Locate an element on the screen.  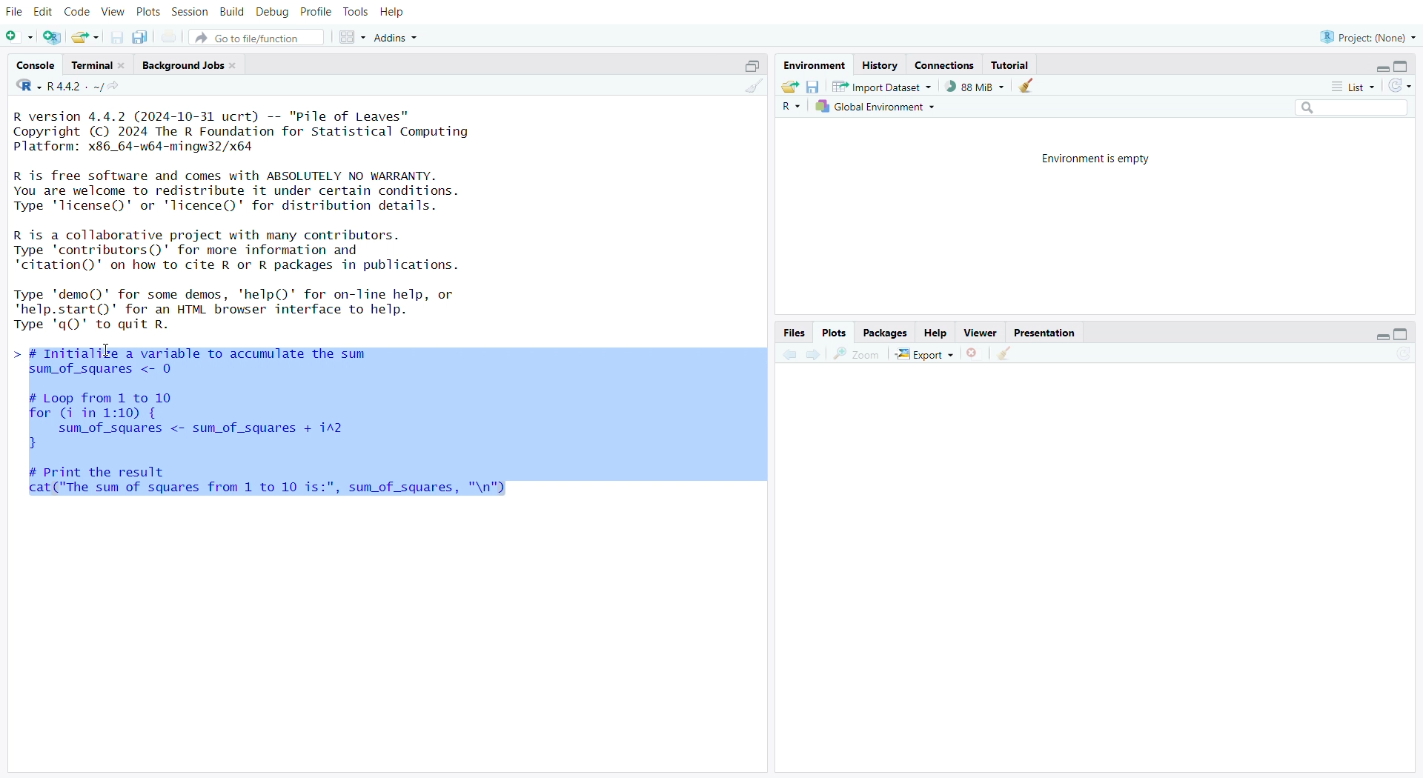
expand is located at coordinates (1381, 336).